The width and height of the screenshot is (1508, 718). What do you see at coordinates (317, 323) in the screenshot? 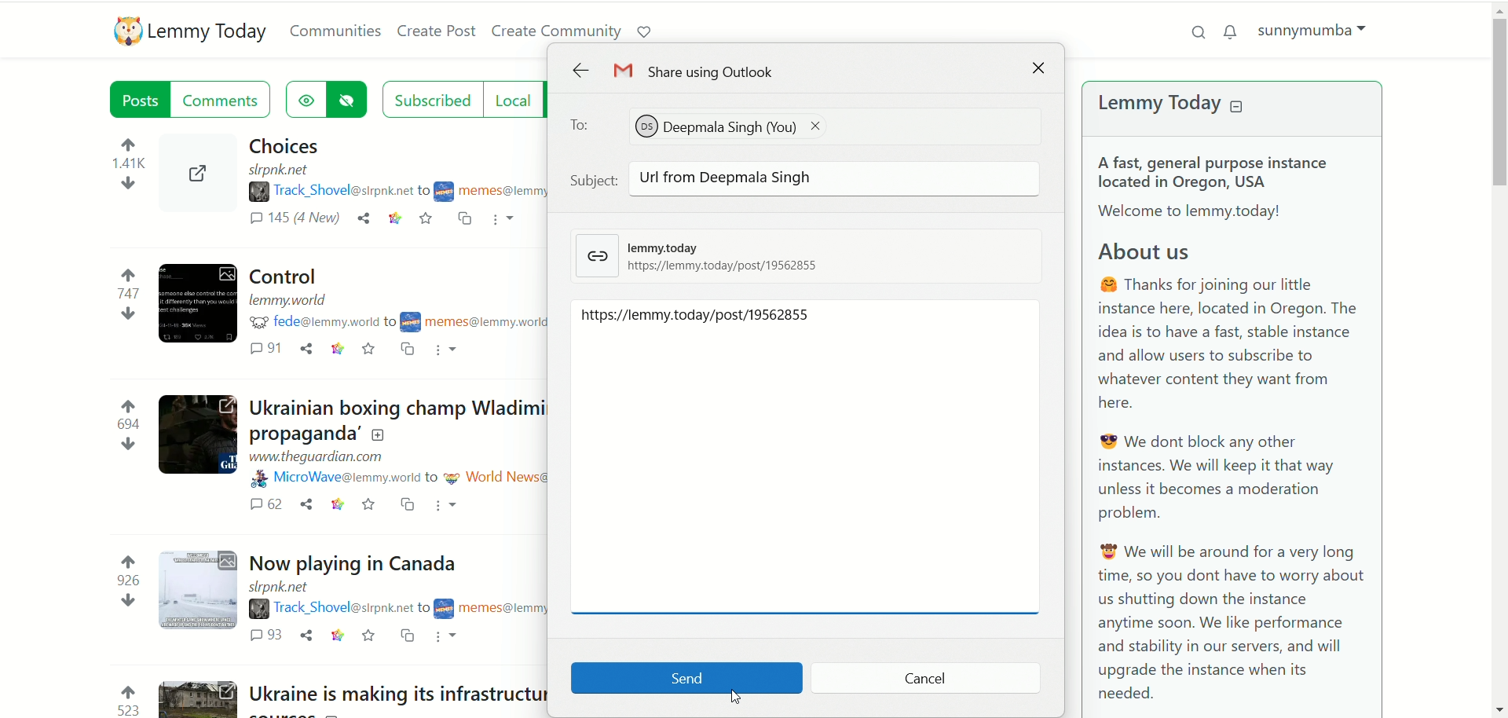
I see `username` at bounding box center [317, 323].